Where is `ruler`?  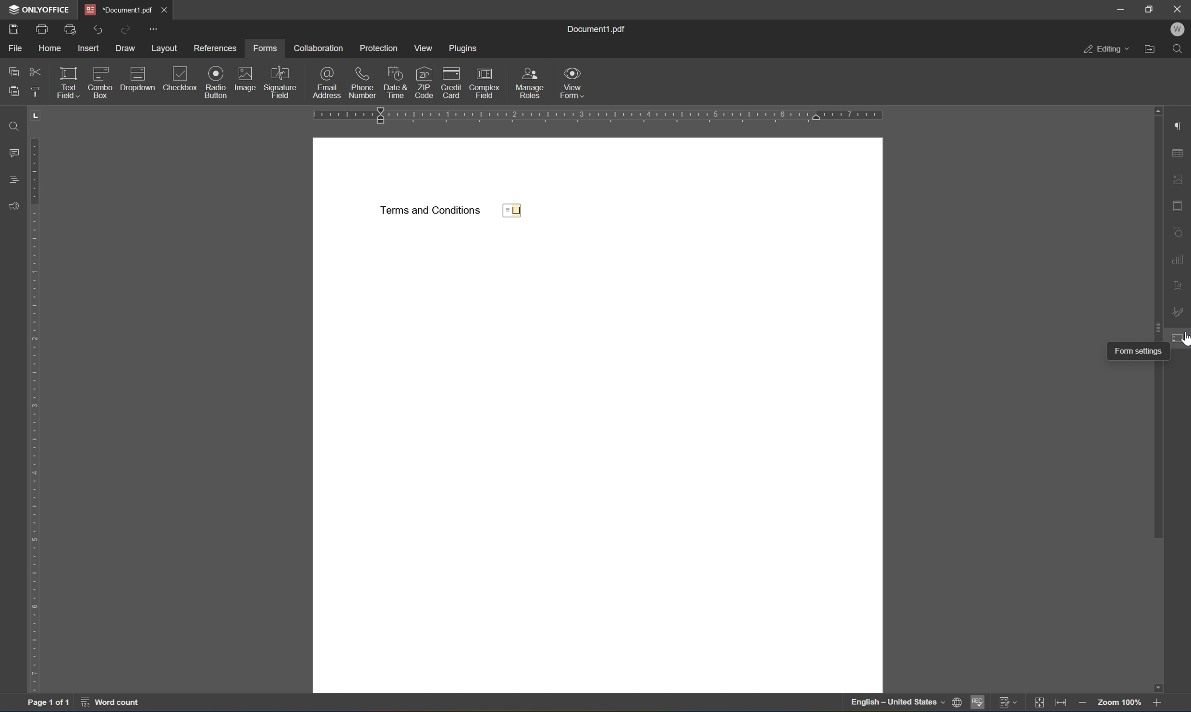
ruler is located at coordinates (602, 113).